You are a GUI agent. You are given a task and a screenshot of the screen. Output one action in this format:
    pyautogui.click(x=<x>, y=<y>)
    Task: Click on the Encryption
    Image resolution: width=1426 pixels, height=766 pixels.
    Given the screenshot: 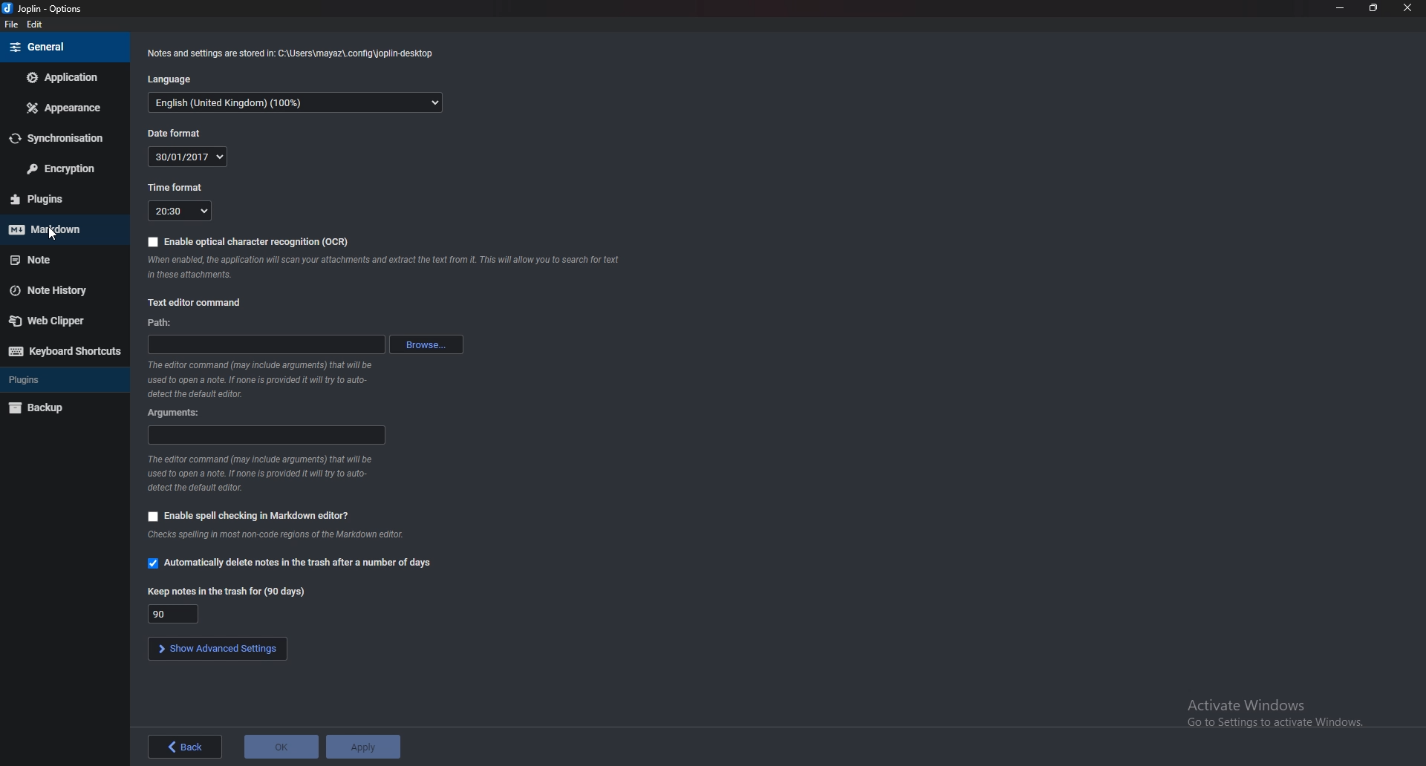 What is the action you would take?
    pyautogui.click(x=62, y=168)
    